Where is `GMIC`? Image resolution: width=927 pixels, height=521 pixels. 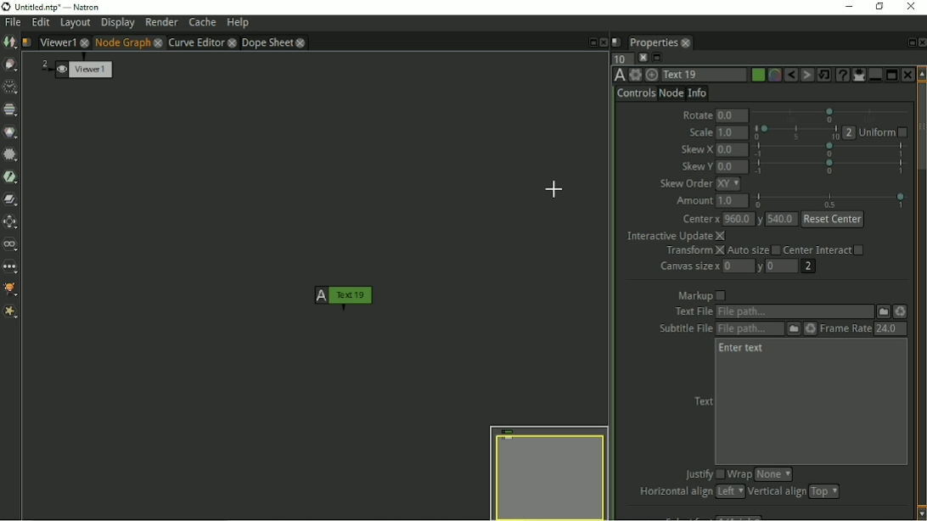
GMIC is located at coordinates (12, 289).